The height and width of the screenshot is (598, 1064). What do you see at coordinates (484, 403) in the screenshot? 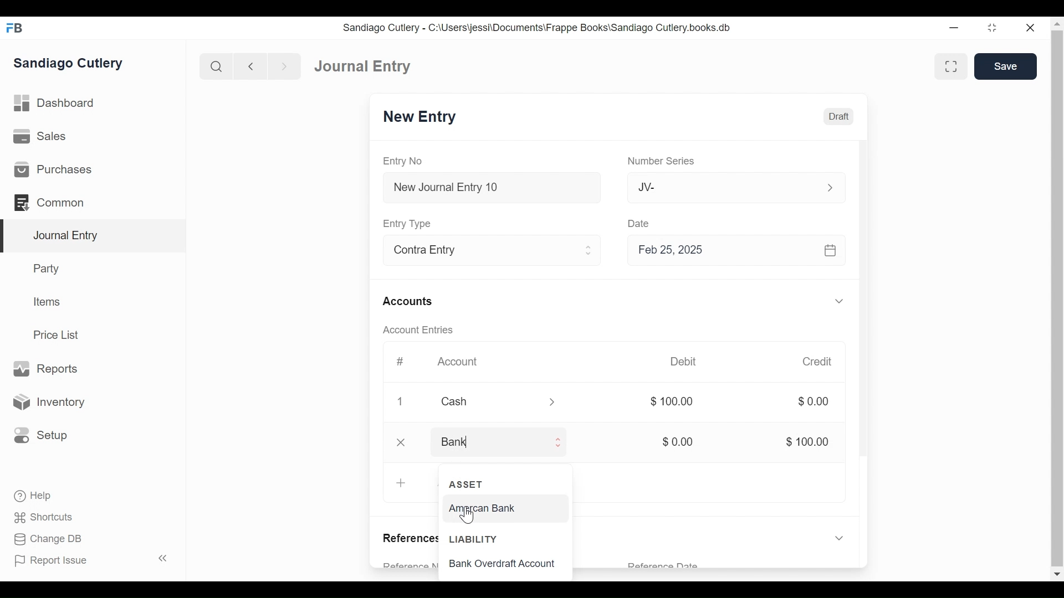
I see `Cash` at bounding box center [484, 403].